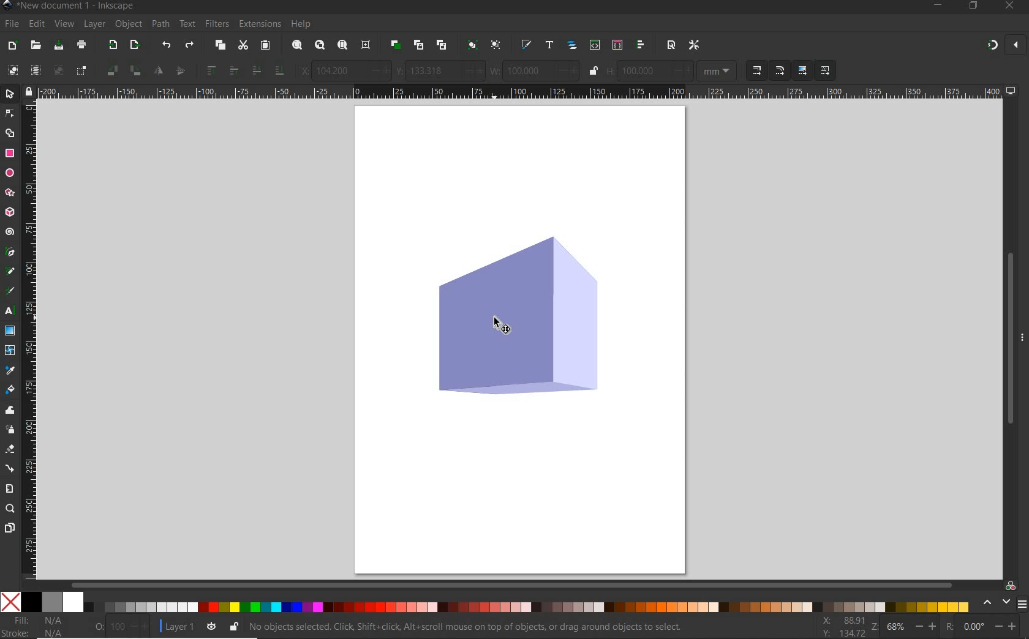  Describe the element at coordinates (161, 24) in the screenshot. I see `PATH` at that location.